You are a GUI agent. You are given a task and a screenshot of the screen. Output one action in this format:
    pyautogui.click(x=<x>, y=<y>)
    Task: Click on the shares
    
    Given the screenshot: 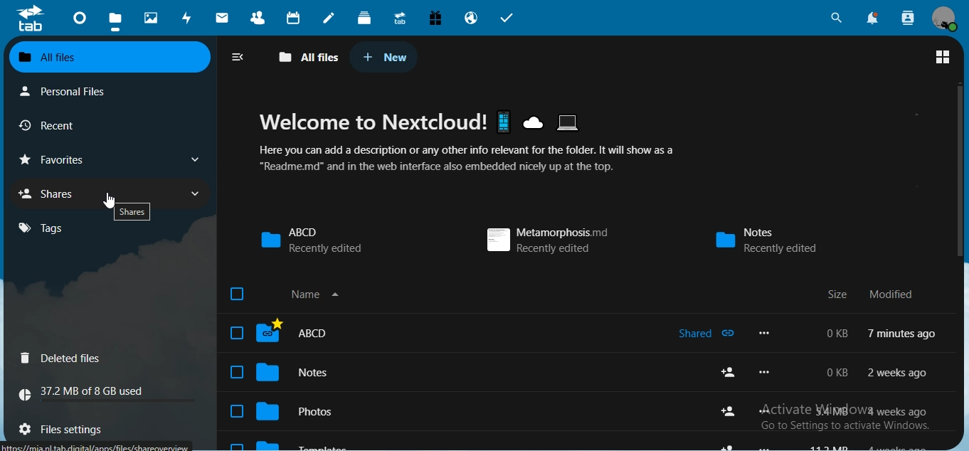 What is the action you would take?
    pyautogui.click(x=53, y=193)
    